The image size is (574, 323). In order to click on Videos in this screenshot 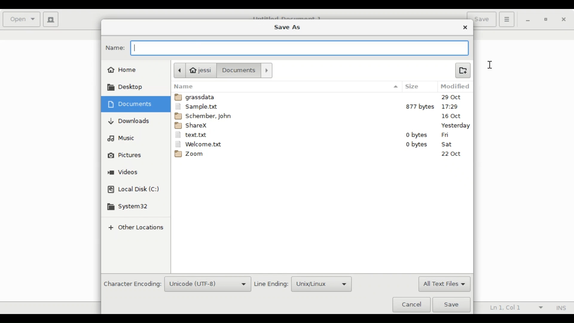, I will do `click(123, 173)`.